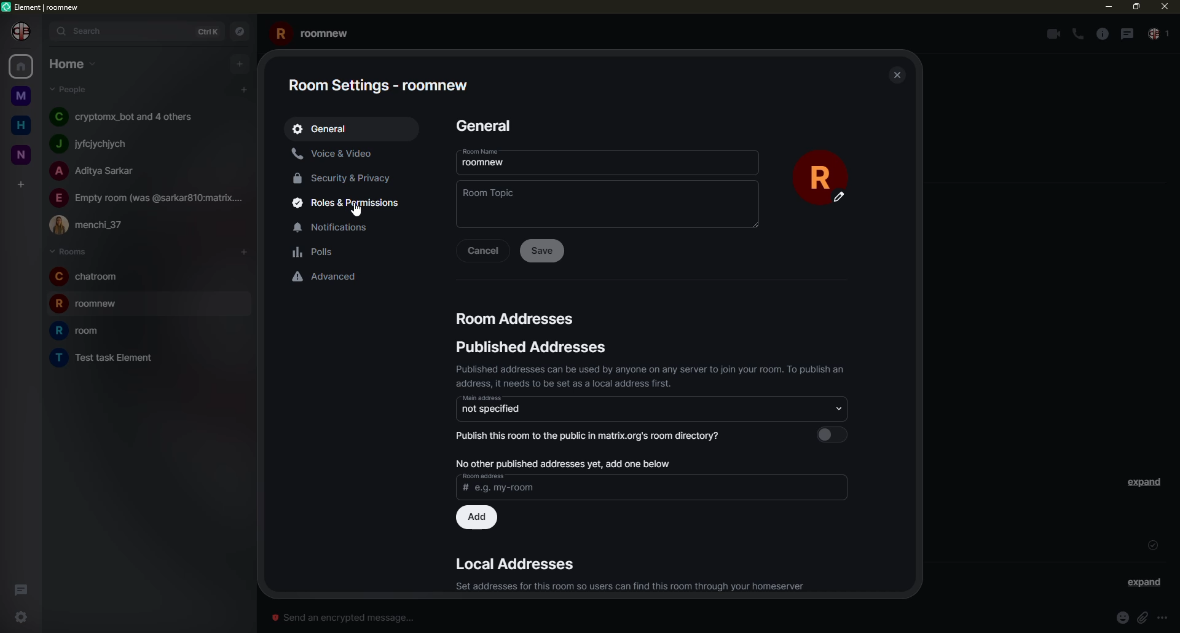  What do you see at coordinates (127, 117) in the screenshot?
I see `people` at bounding box center [127, 117].